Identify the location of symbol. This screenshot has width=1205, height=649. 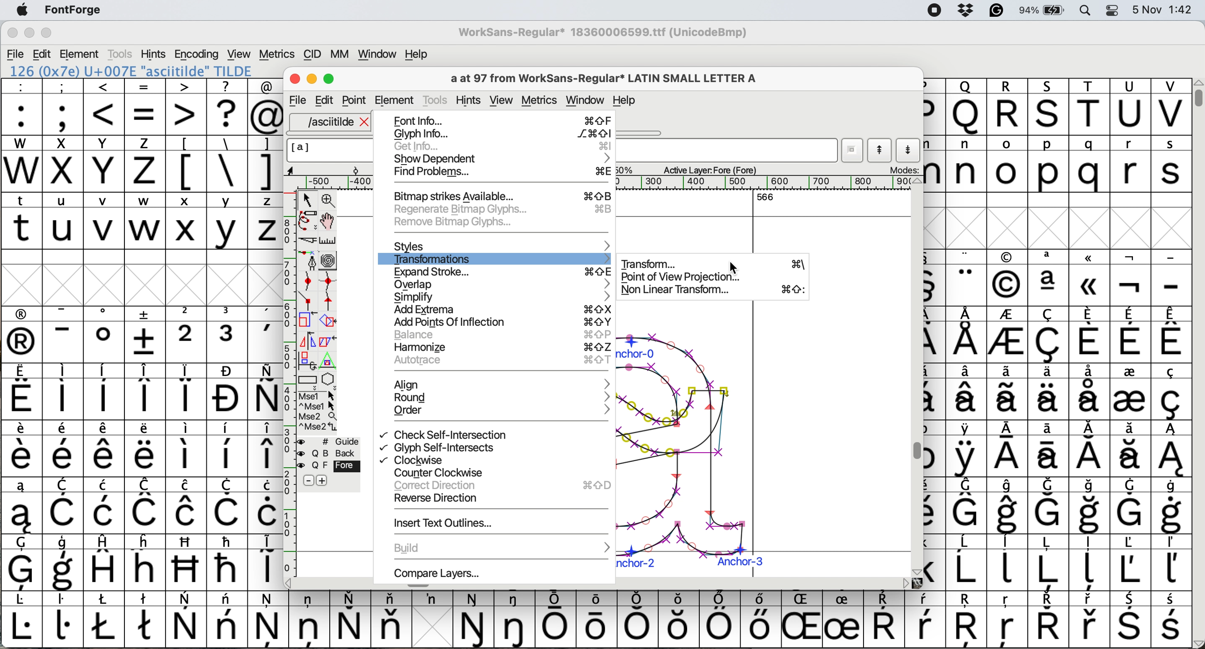
(1171, 449).